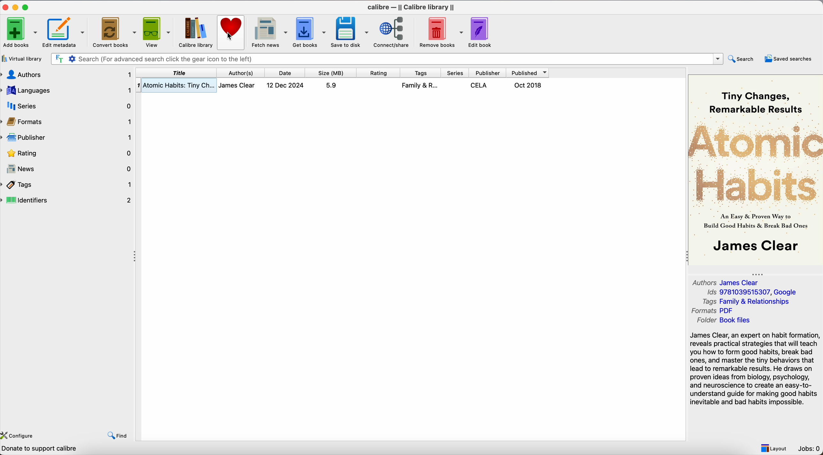 This screenshot has height=455, width=823. Describe the element at coordinates (420, 72) in the screenshot. I see `tags` at that location.